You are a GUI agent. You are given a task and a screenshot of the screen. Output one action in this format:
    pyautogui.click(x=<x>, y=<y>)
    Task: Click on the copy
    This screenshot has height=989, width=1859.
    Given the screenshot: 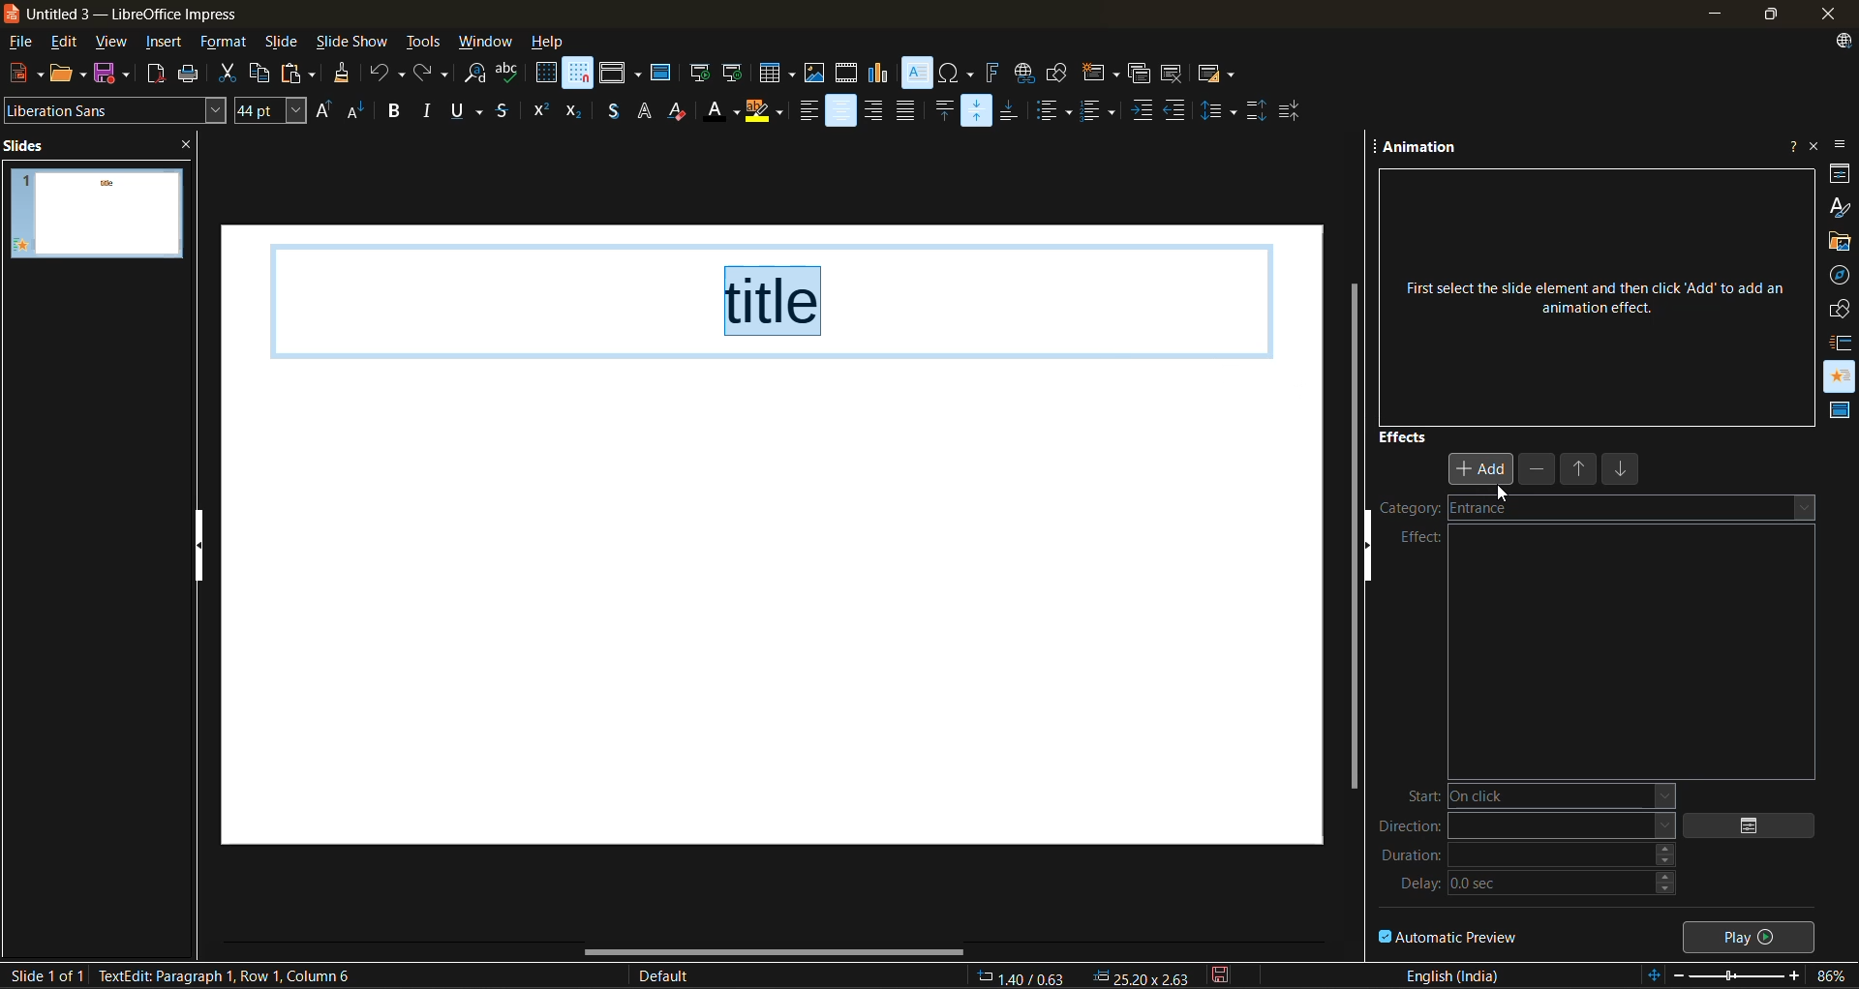 What is the action you would take?
    pyautogui.click(x=265, y=74)
    